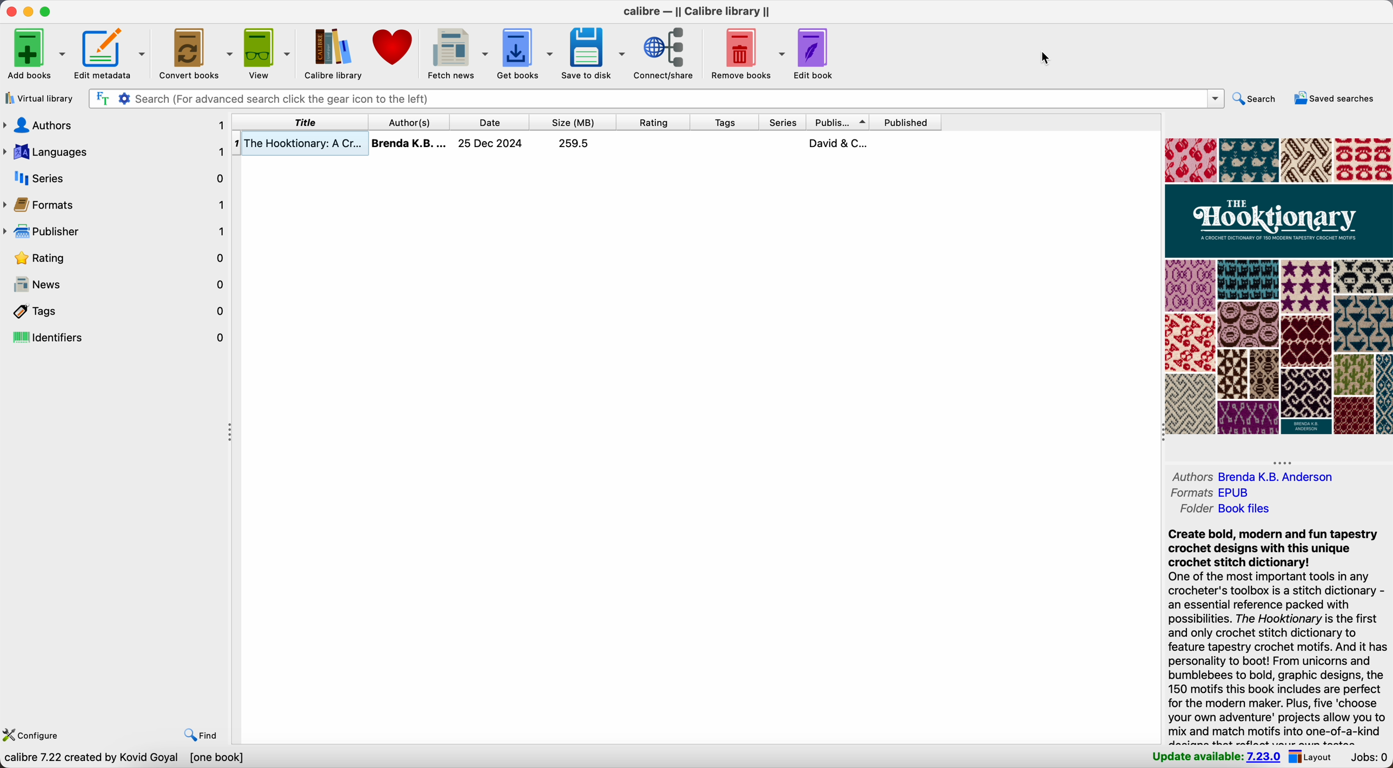 The image size is (1393, 768). What do you see at coordinates (33, 54) in the screenshot?
I see `add books` at bounding box center [33, 54].